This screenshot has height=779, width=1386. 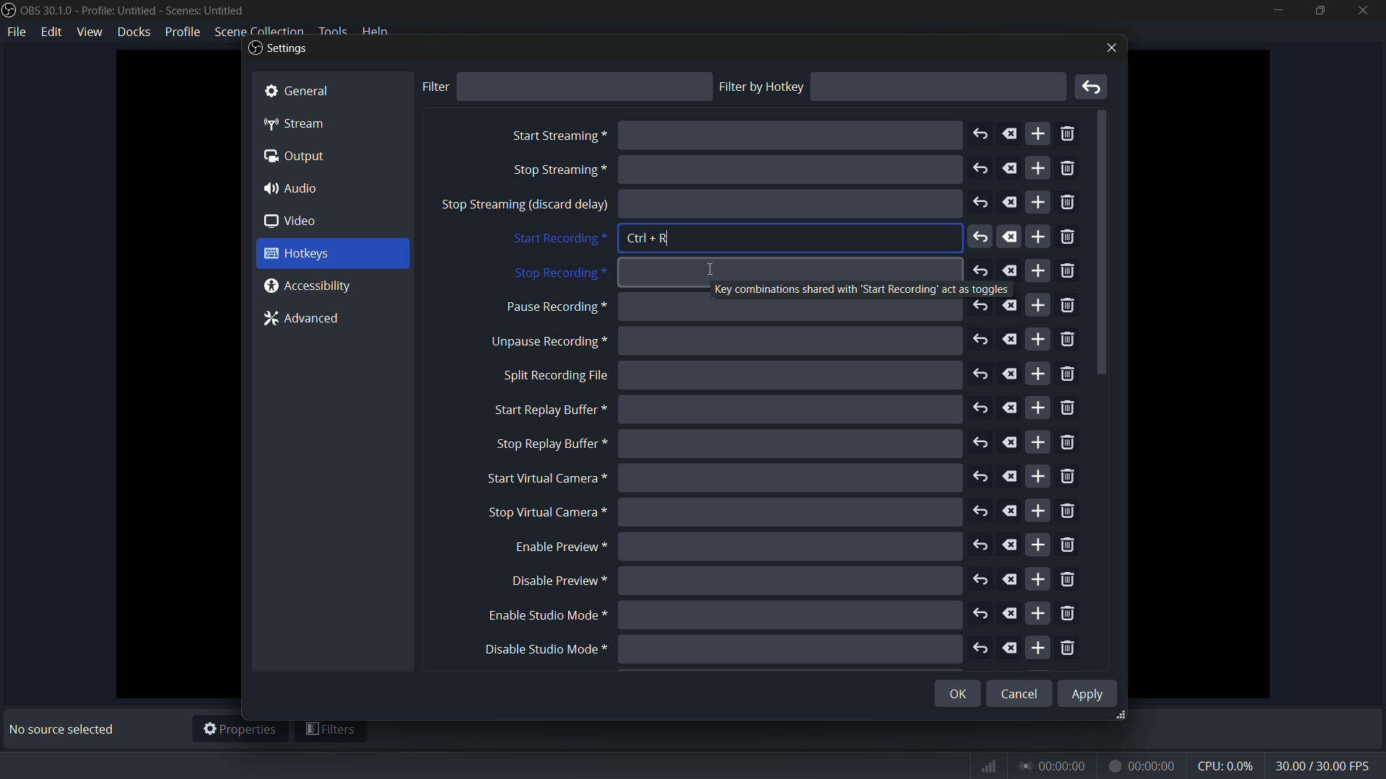 What do you see at coordinates (553, 308) in the screenshot?
I see `pause recording` at bounding box center [553, 308].